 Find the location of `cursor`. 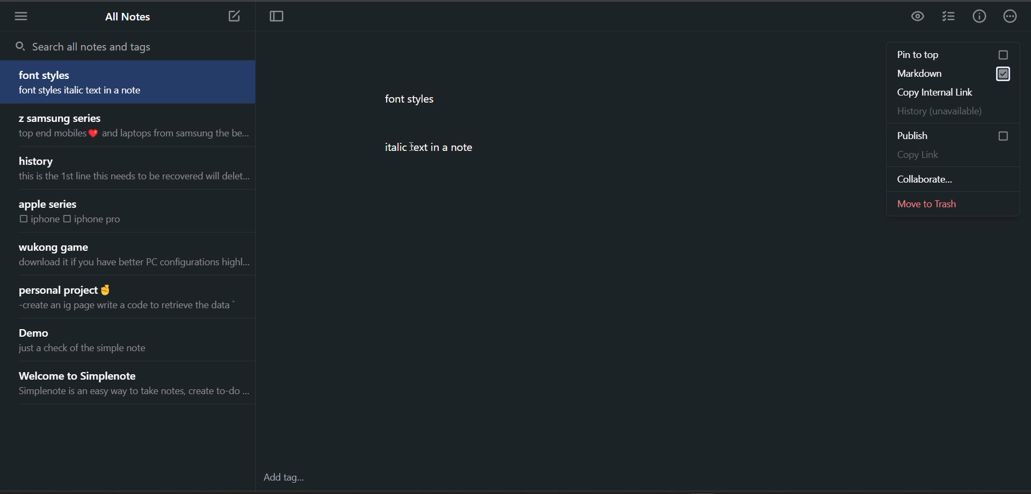

cursor is located at coordinates (410, 145).